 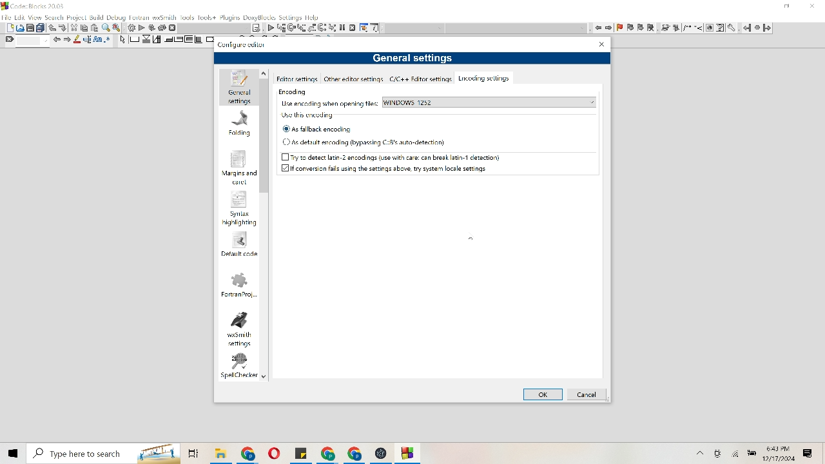 I want to click on Default code, so click(x=238, y=243).